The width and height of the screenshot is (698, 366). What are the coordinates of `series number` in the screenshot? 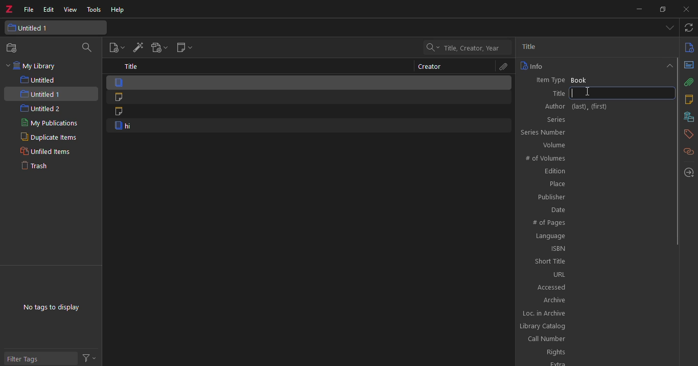 It's located at (593, 132).